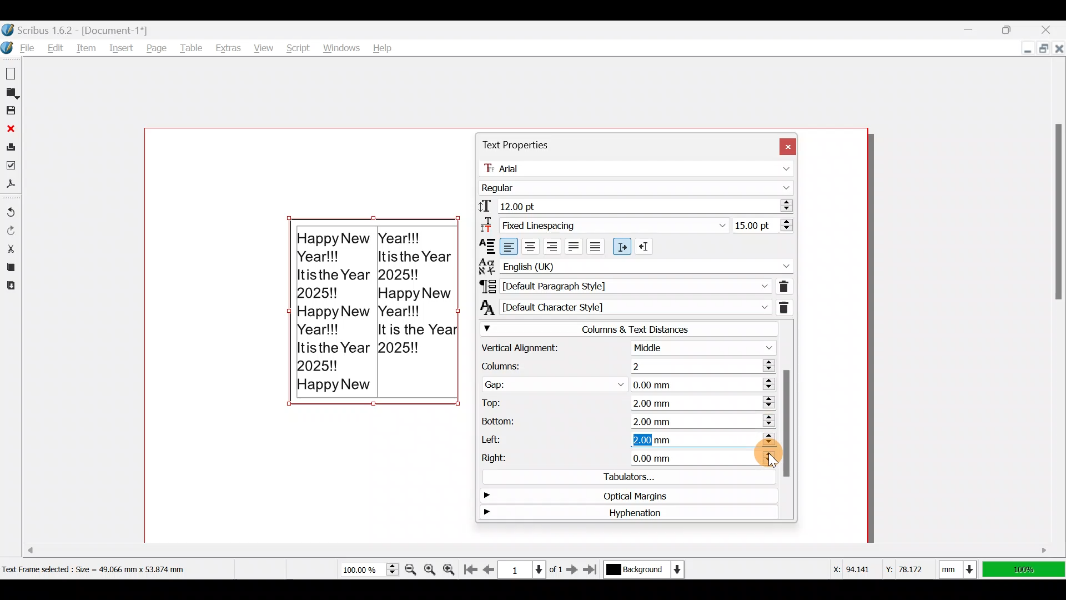 The width and height of the screenshot is (1066, 600). Describe the element at coordinates (600, 247) in the screenshot. I see `Align text forced justified` at that location.